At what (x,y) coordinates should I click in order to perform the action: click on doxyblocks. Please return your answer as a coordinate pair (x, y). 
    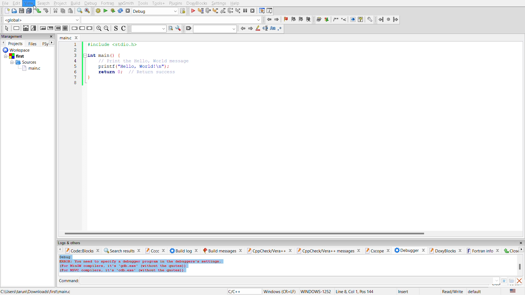
    Looking at the image, I should click on (343, 19).